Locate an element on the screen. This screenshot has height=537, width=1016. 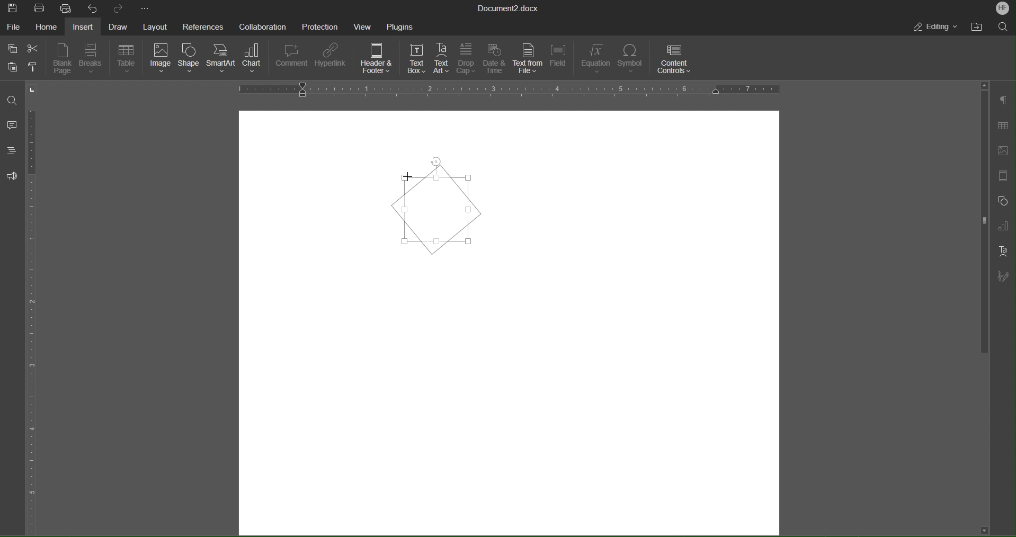
Paste is located at coordinates (12, 67).